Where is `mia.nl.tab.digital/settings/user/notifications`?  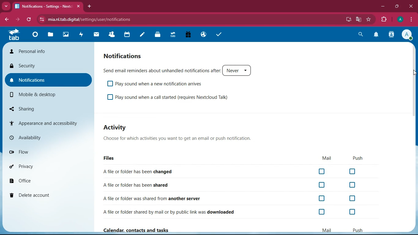
mia.nl.tab.digital/settings/user/notifications is located at coordinates (91, 20).